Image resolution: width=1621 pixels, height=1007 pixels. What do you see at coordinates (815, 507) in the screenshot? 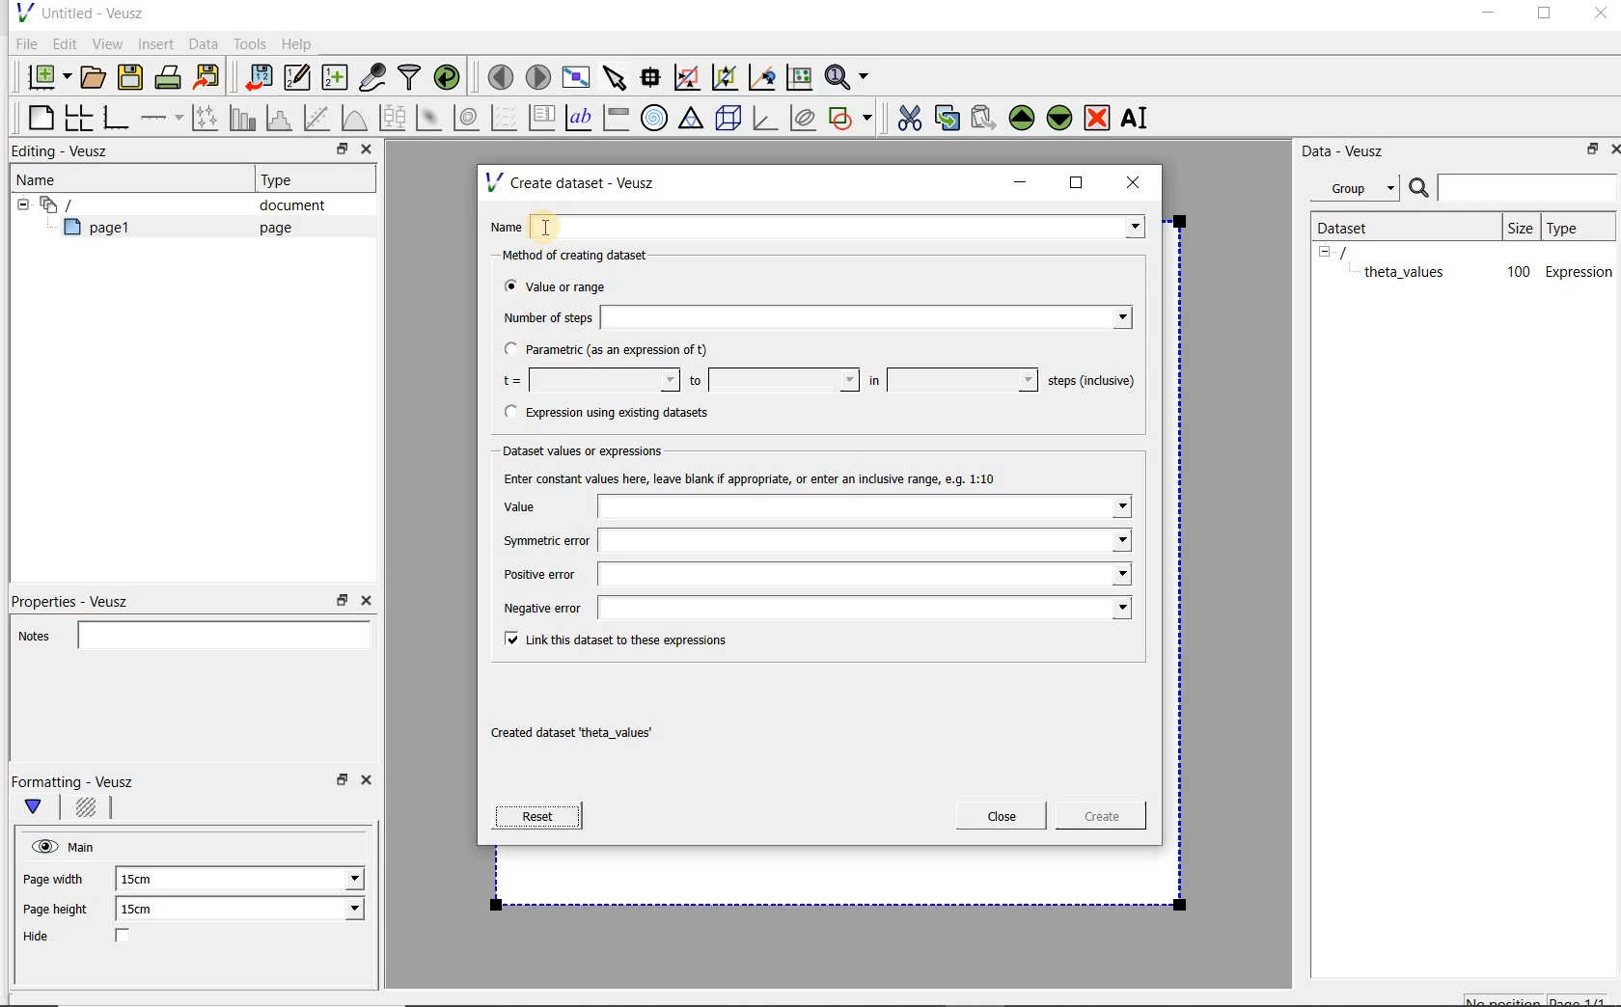
I see `Value` at bounding box center [815, 507].